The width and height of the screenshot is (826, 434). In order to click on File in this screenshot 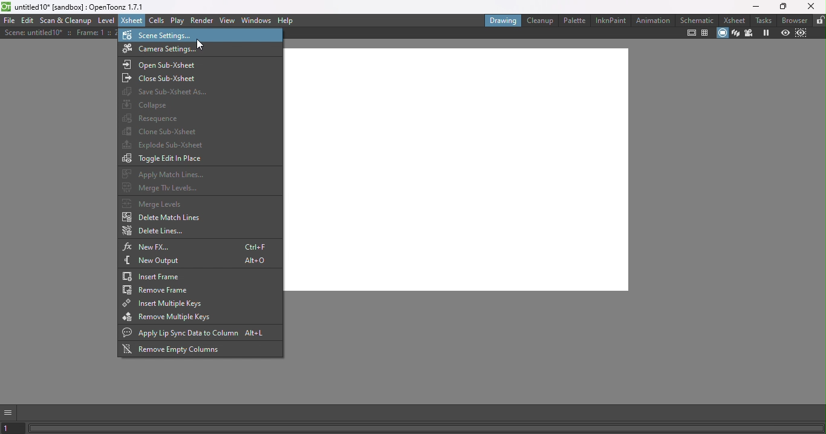, I will do `click(9, 21)`.